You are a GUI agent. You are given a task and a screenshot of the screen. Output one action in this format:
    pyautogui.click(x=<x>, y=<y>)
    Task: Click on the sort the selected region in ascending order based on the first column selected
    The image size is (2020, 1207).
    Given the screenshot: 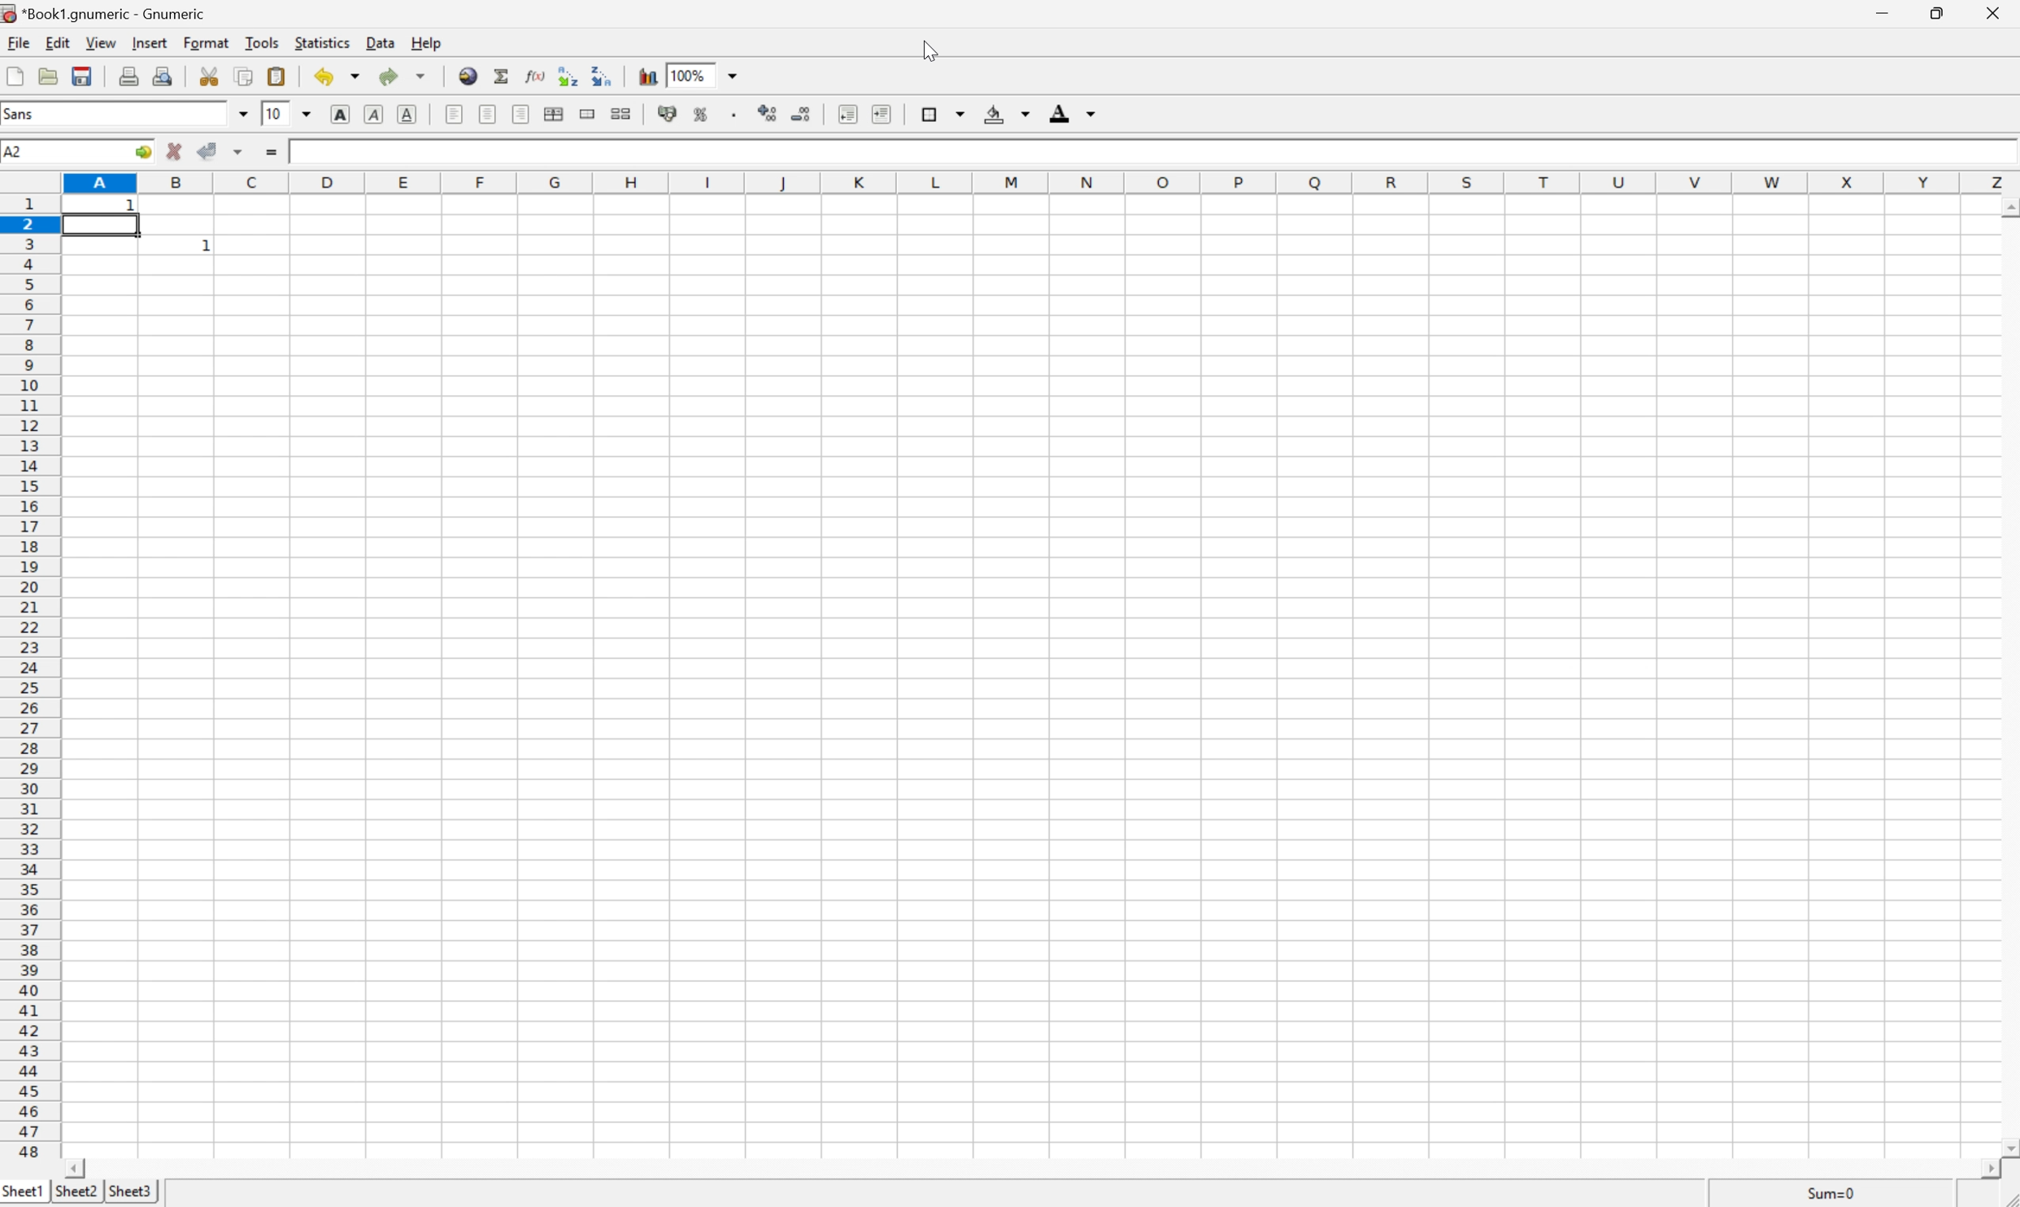 What is the action you would take?
    pyautogui.click(x=568, y=76)
    